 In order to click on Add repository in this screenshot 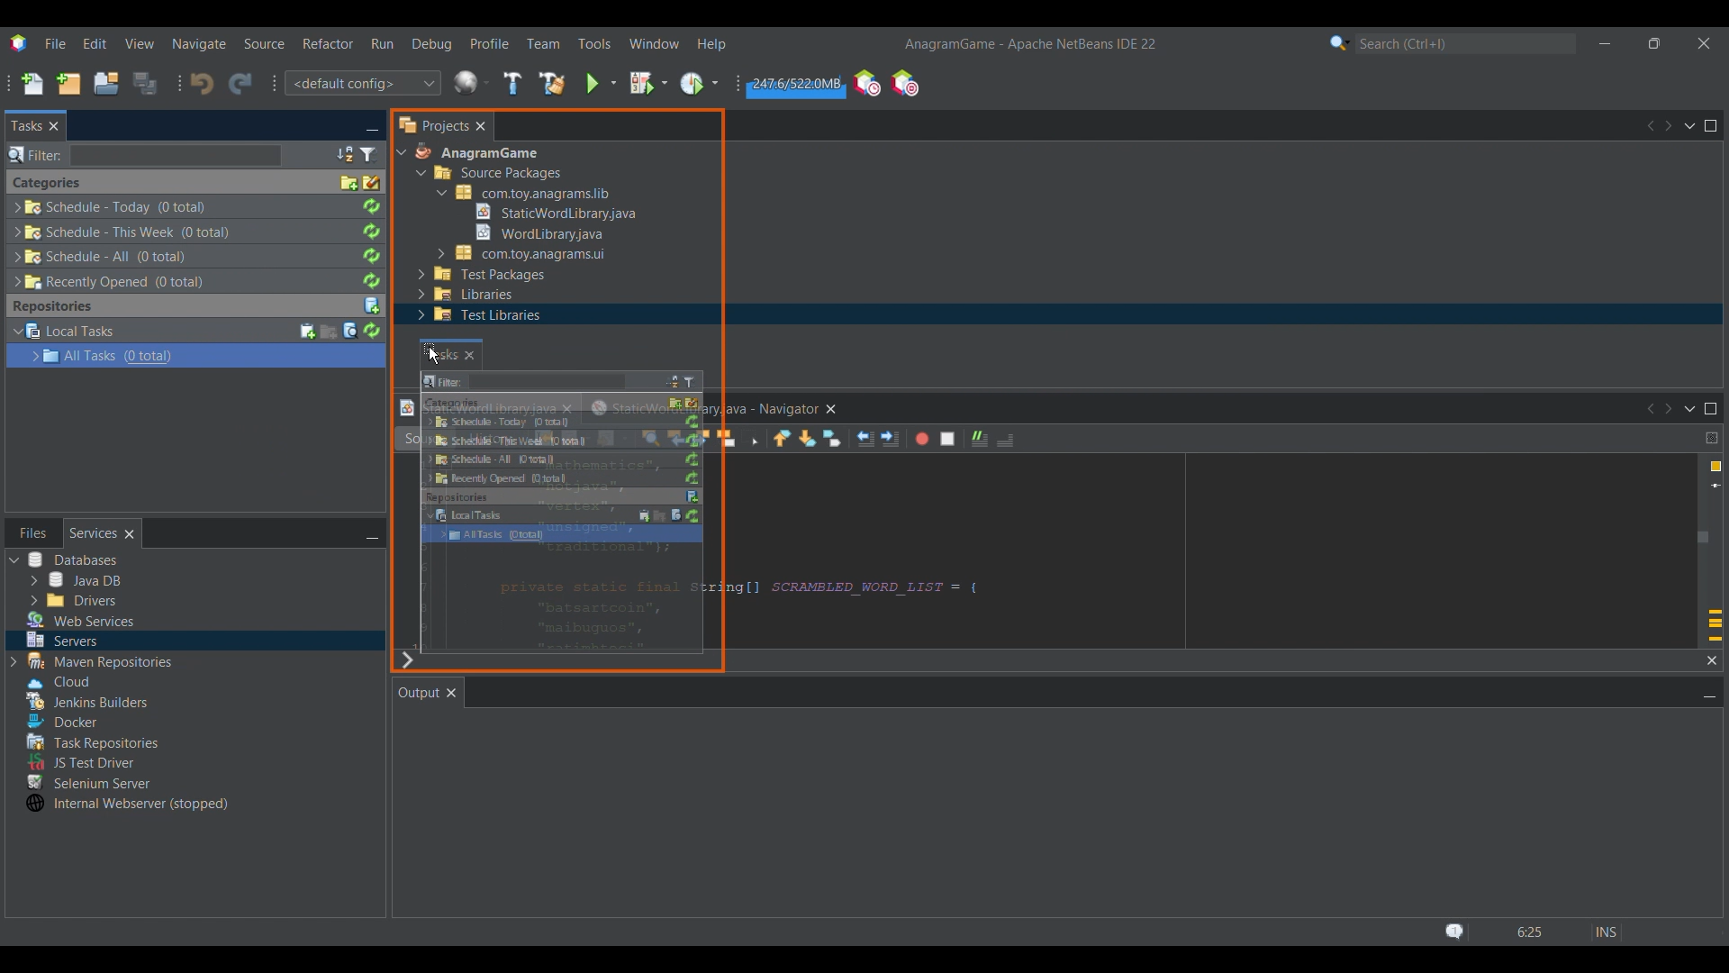, I will do `click(372, 306)`.